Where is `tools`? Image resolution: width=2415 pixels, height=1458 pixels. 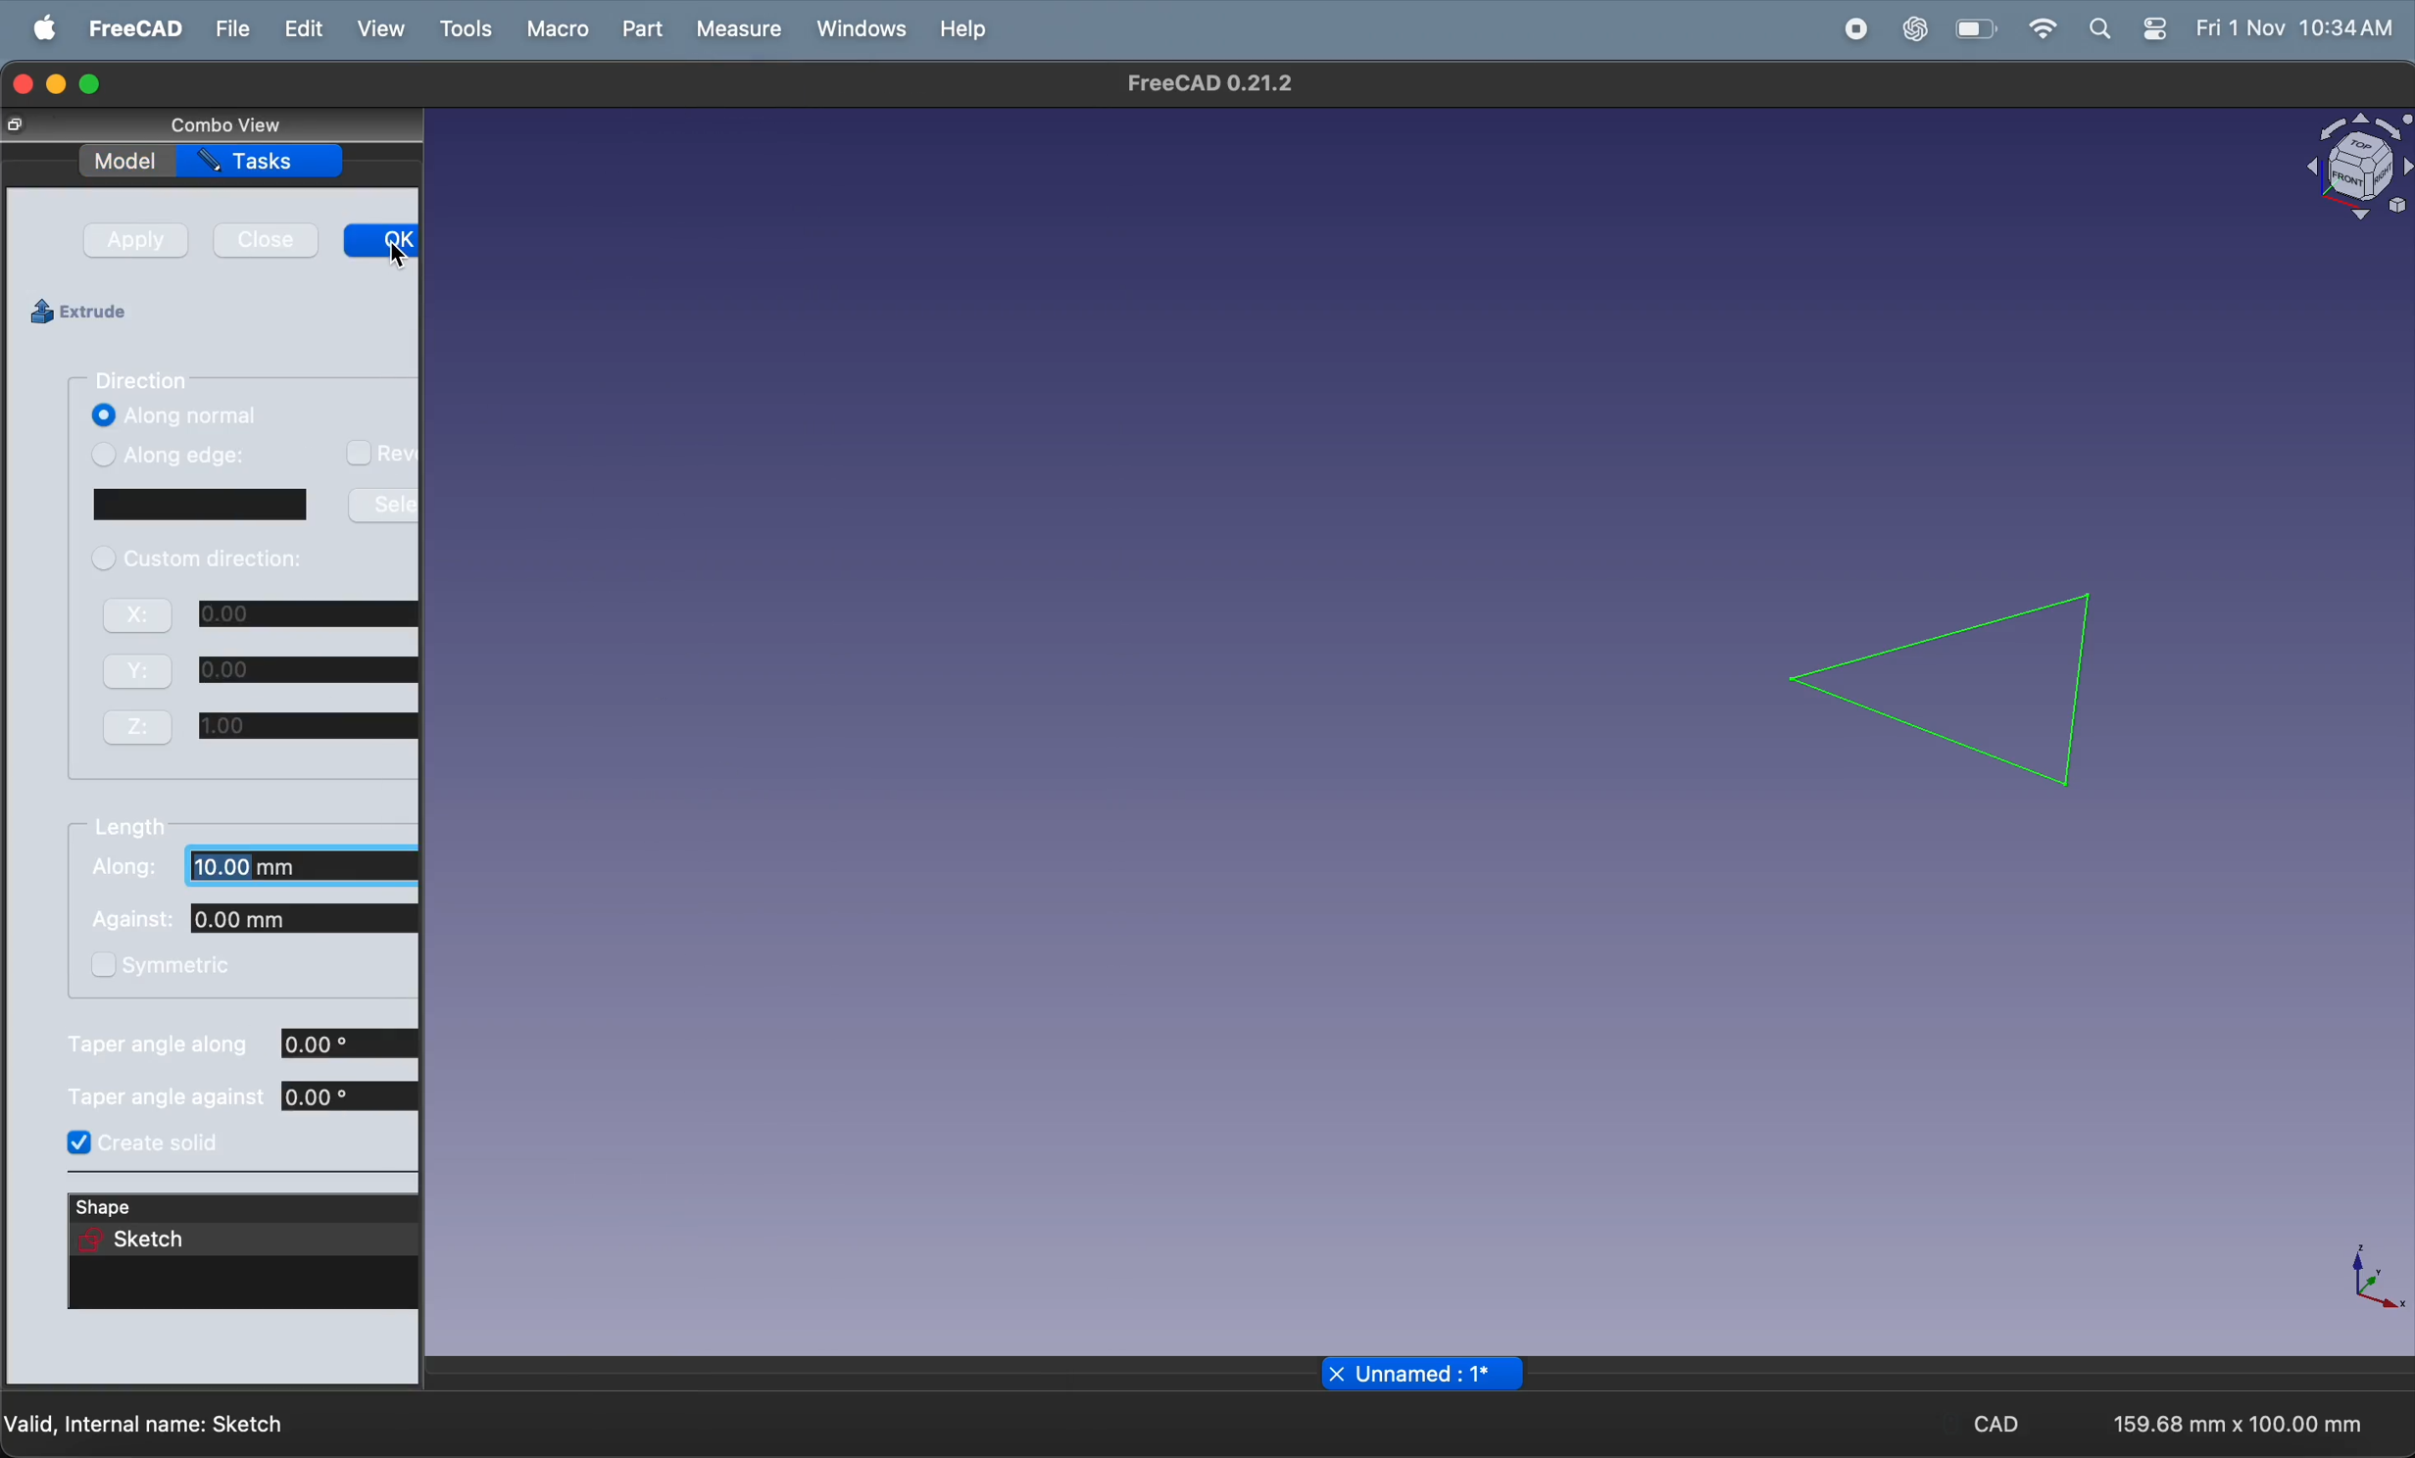
tools is located at coordinates (466, 26).